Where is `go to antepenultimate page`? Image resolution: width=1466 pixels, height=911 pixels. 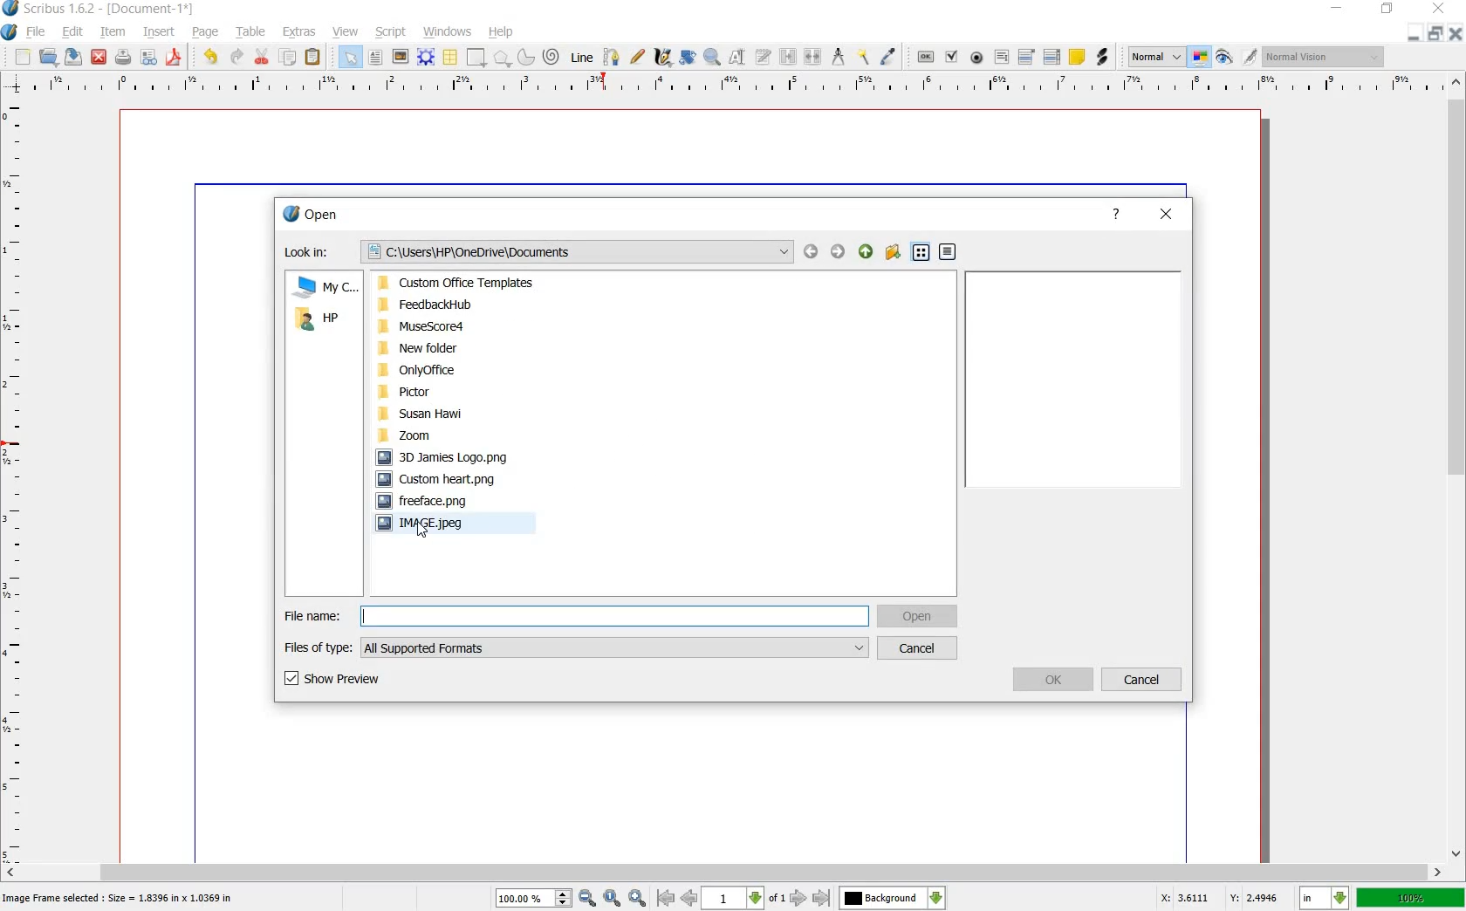
go to antepenultimate page is located at coordinates (666, 898).